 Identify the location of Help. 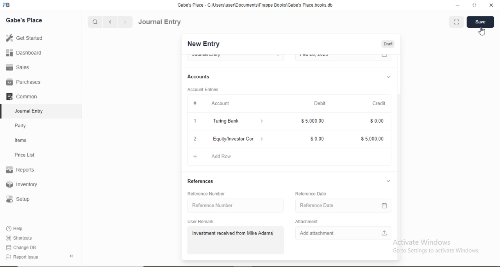
(15, 228).